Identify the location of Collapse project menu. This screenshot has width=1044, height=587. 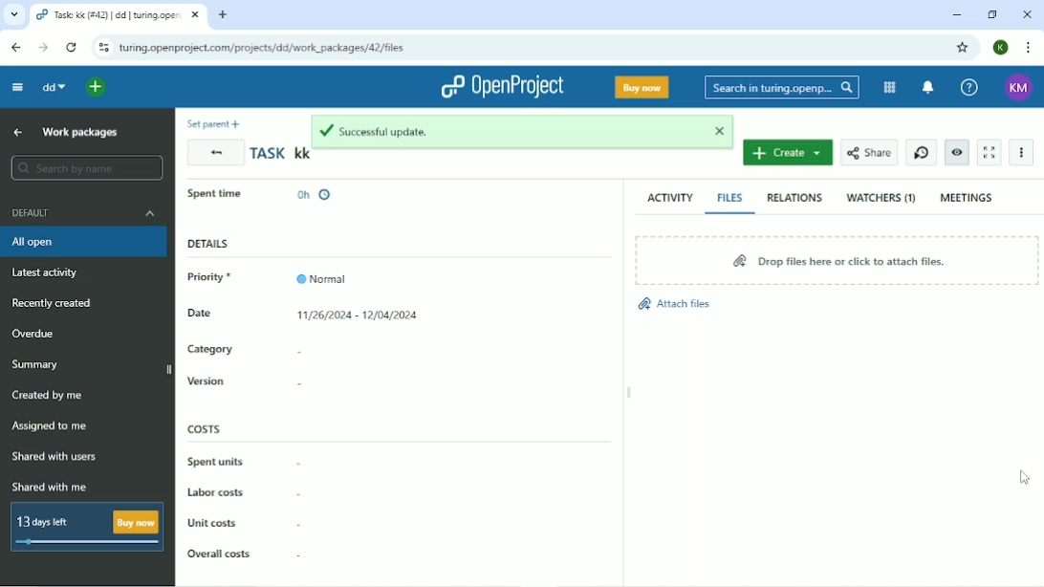
(18, 88).